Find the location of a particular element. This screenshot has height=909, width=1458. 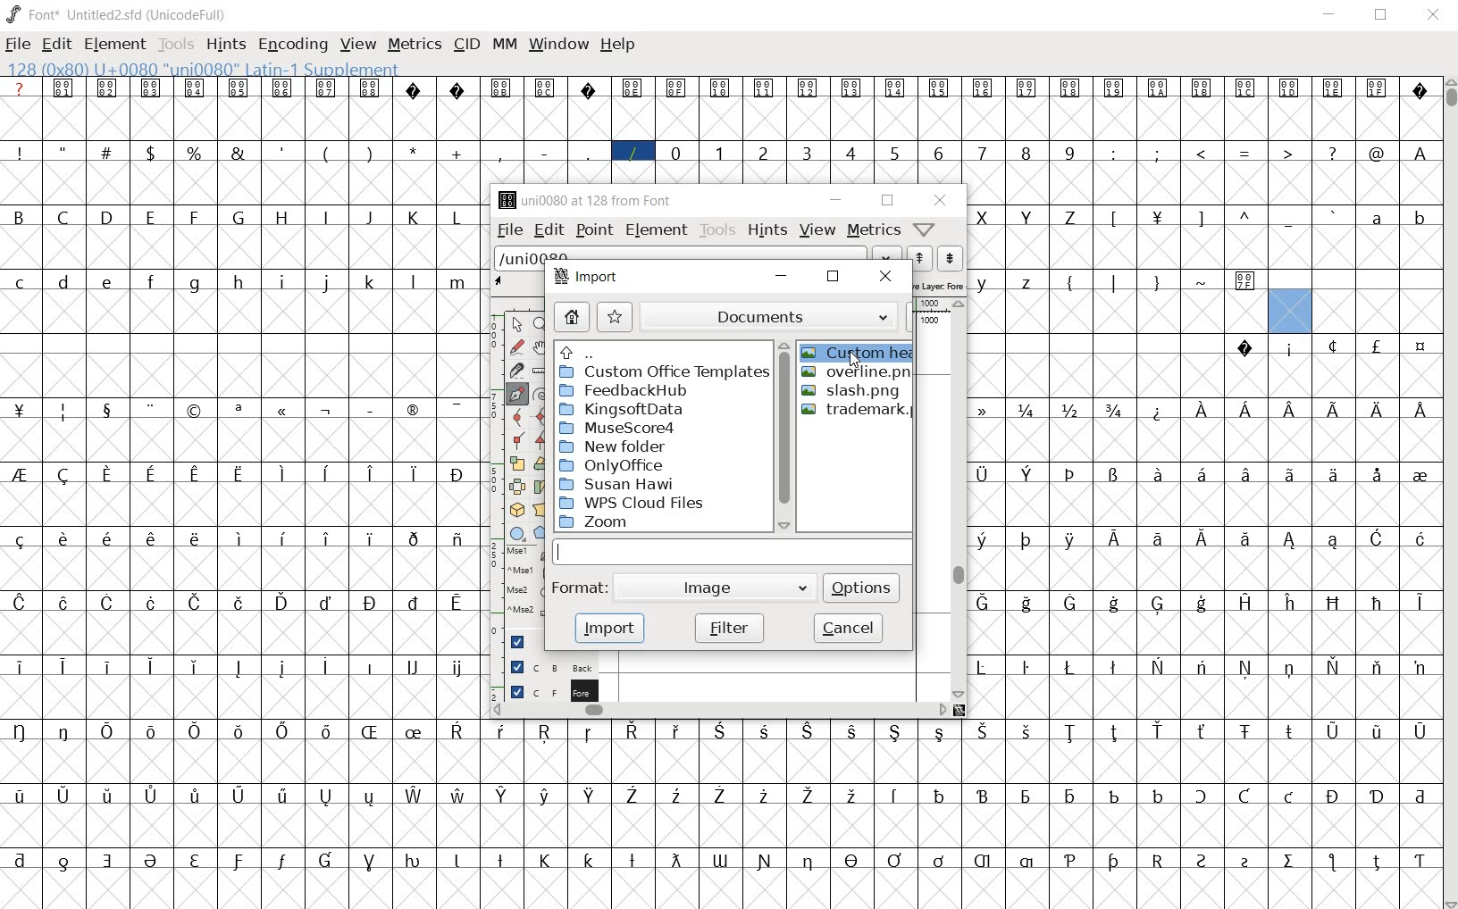

glyph is located at coordinates (1335, 666).